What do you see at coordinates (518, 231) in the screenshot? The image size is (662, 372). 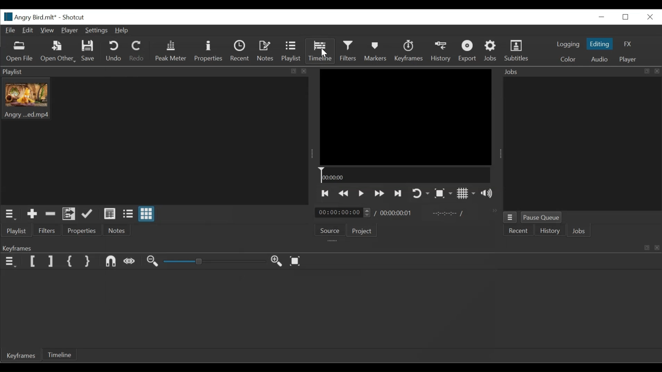 I see `Recent` at bounding box center [518, 231].